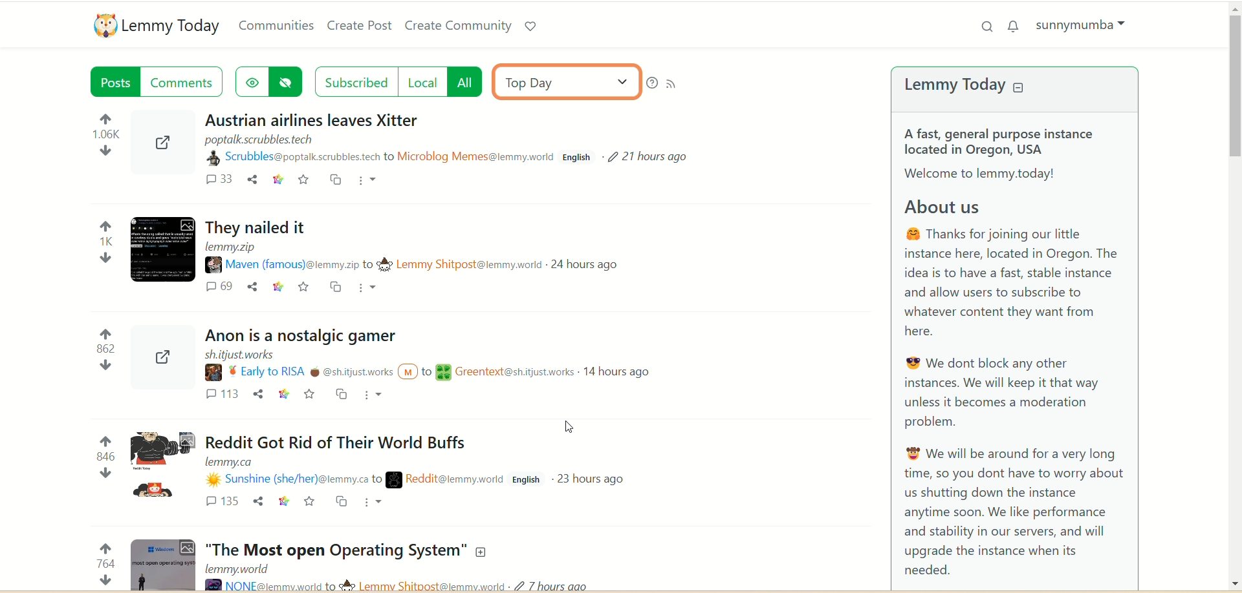 This screenshot has width=1242, height=593. I want to click on RSS, so click(681, 86).